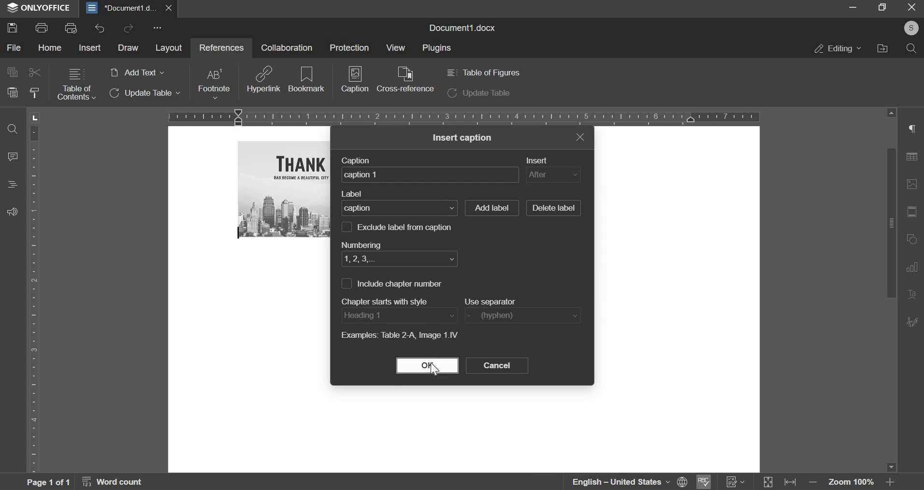 The image size is (924, 490). Describe the element at coordinates (793, 483) in the screenshot. I see `fit` at that location.